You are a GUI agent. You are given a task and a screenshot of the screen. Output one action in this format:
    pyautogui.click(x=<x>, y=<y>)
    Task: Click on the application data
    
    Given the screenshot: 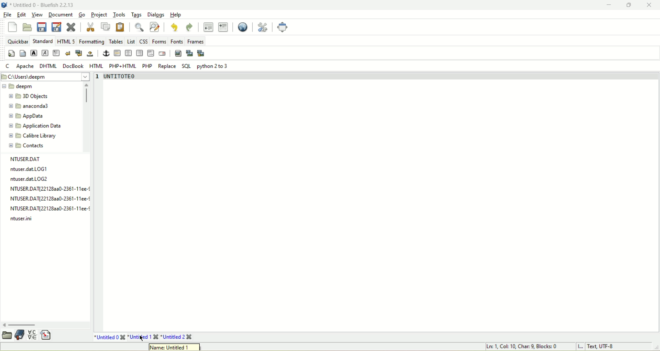 What is the action you would take?
    pyautogui.click(x=40, y=126)
    